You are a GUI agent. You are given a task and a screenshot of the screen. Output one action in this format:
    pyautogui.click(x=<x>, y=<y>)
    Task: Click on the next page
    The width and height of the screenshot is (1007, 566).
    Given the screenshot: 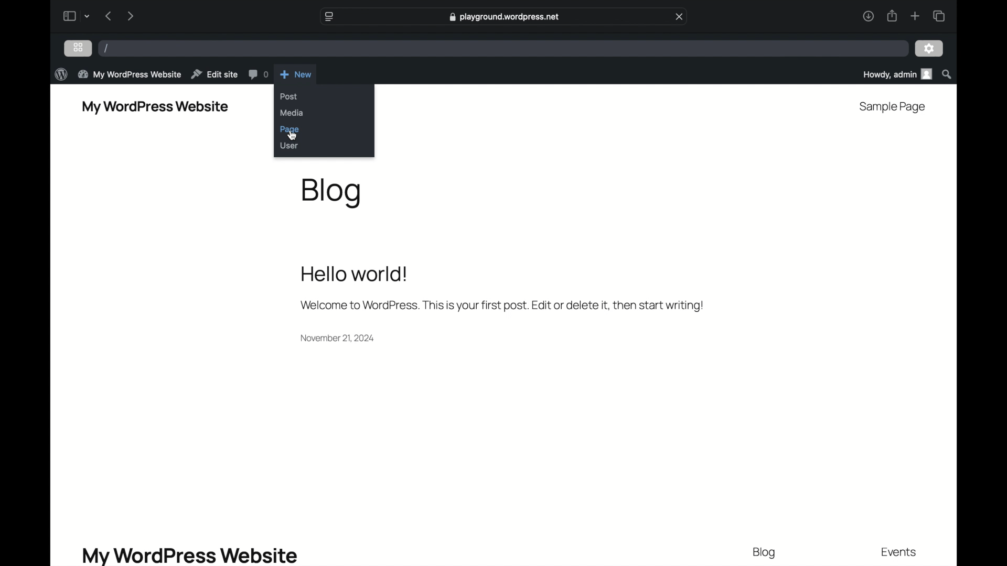 What is the action you would take?
    pyautogui.click(x=130, y=17)
    